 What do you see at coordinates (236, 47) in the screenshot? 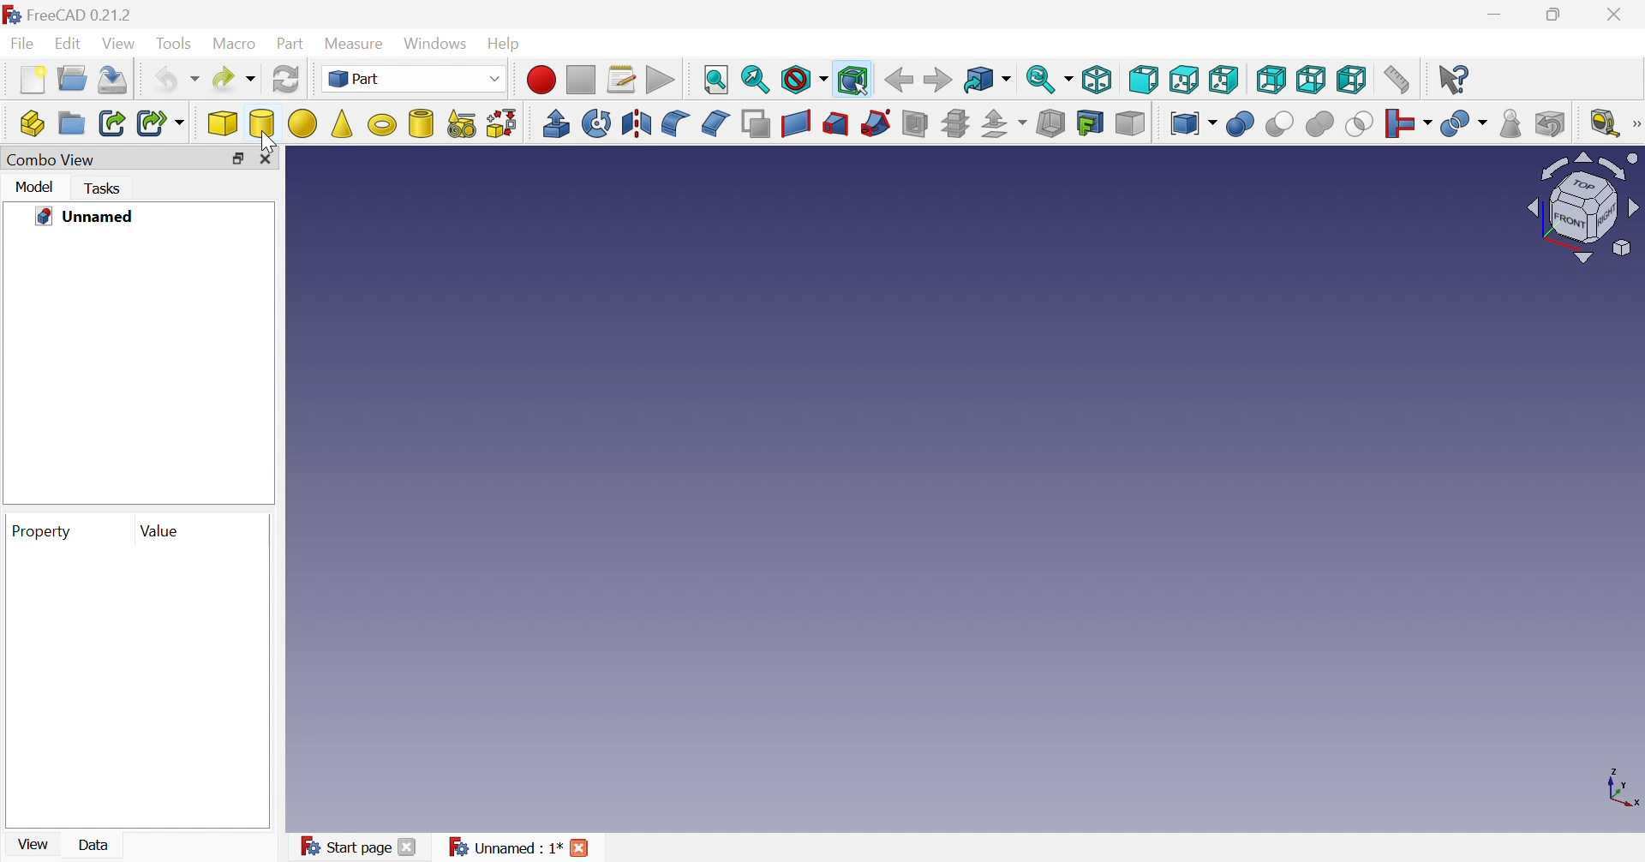
I see `Macro` at bounding box center [236, 47].